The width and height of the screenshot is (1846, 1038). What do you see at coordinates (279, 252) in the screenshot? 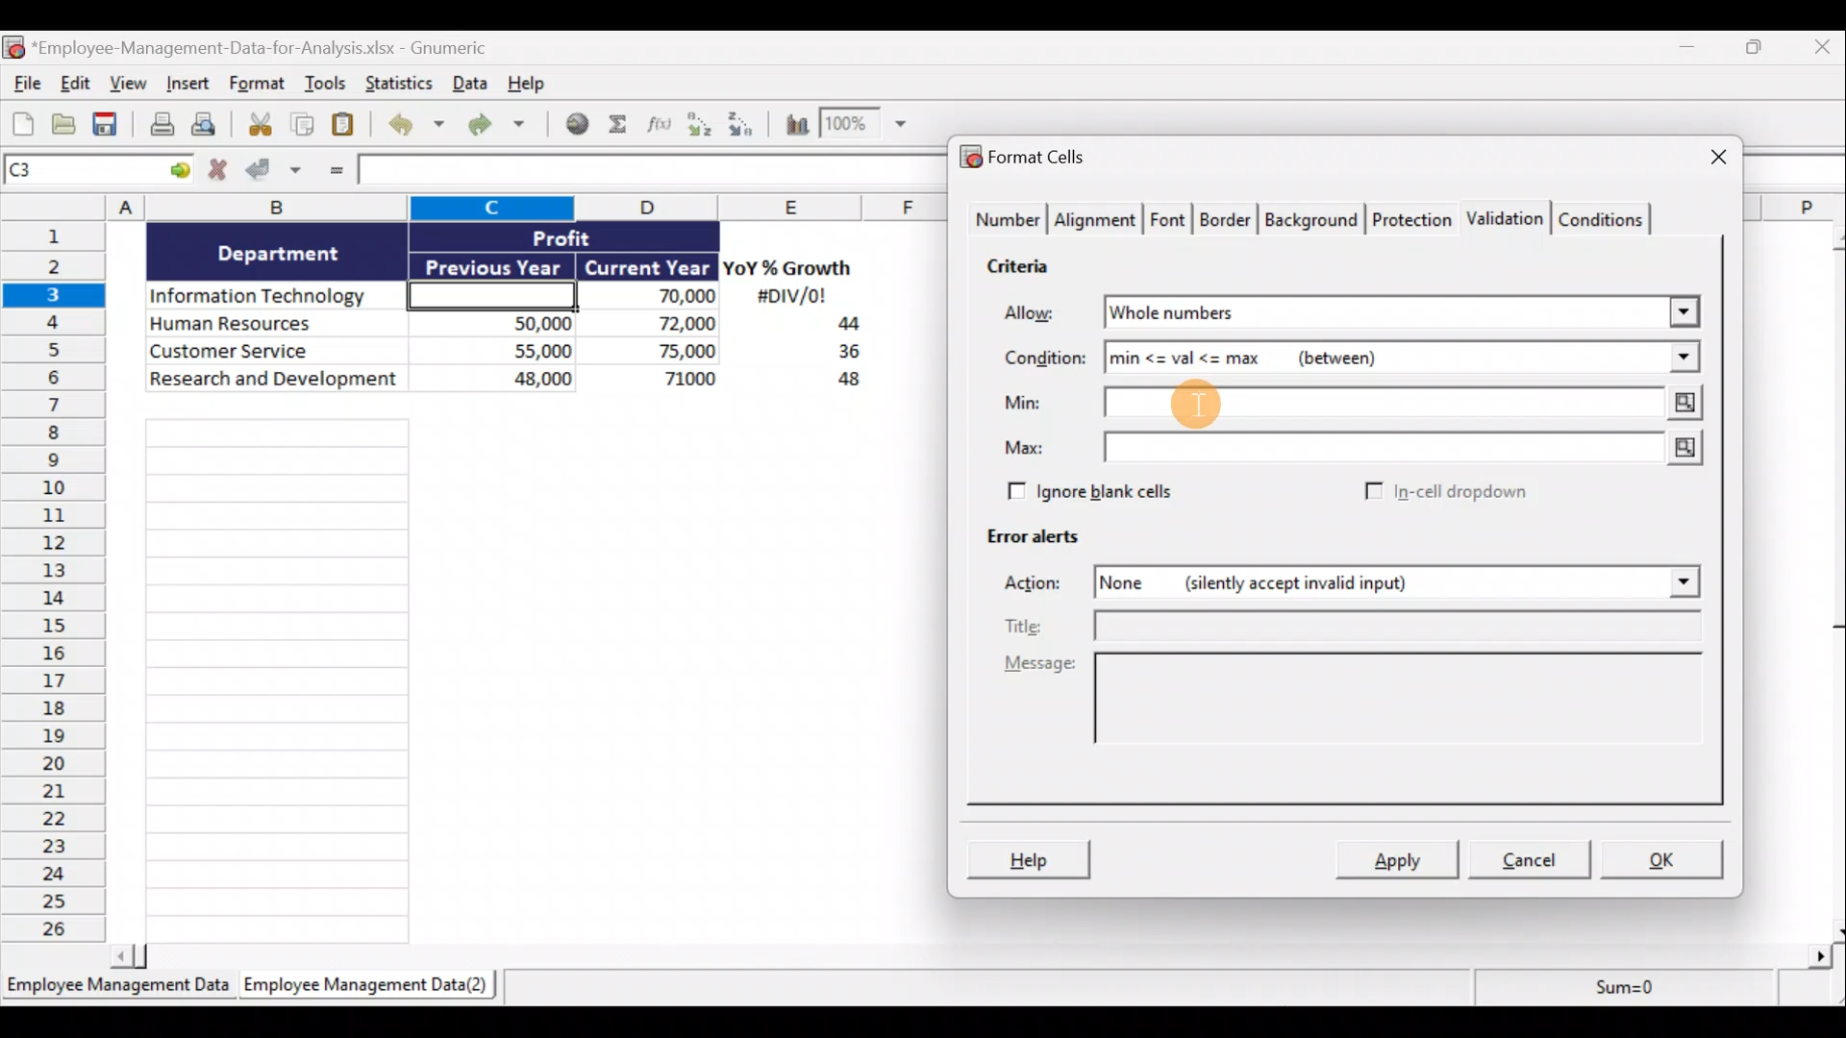
I see `Department` at bounding box center [279, 252].